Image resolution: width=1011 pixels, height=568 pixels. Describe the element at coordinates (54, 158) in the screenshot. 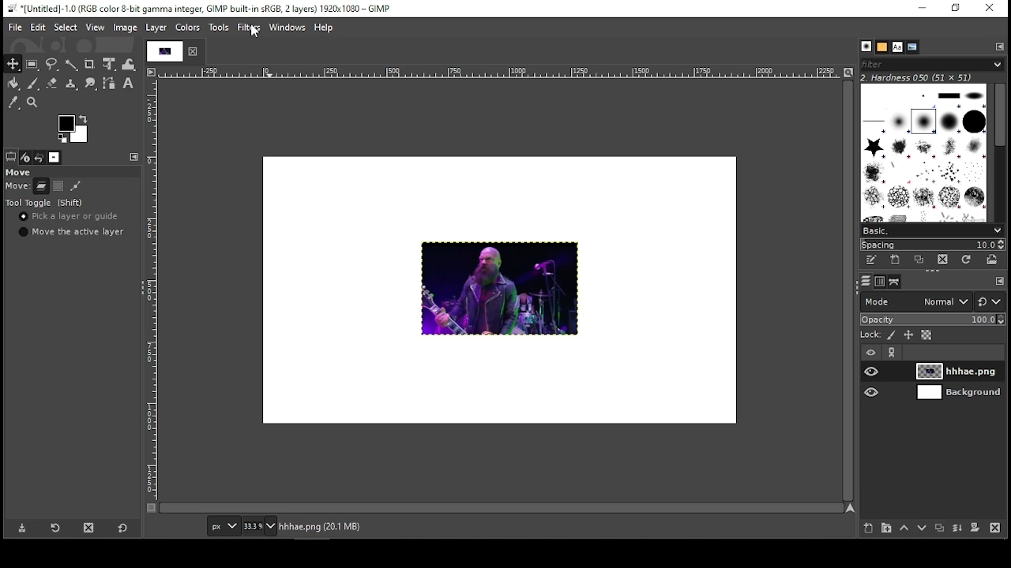

I see `images` at that location.